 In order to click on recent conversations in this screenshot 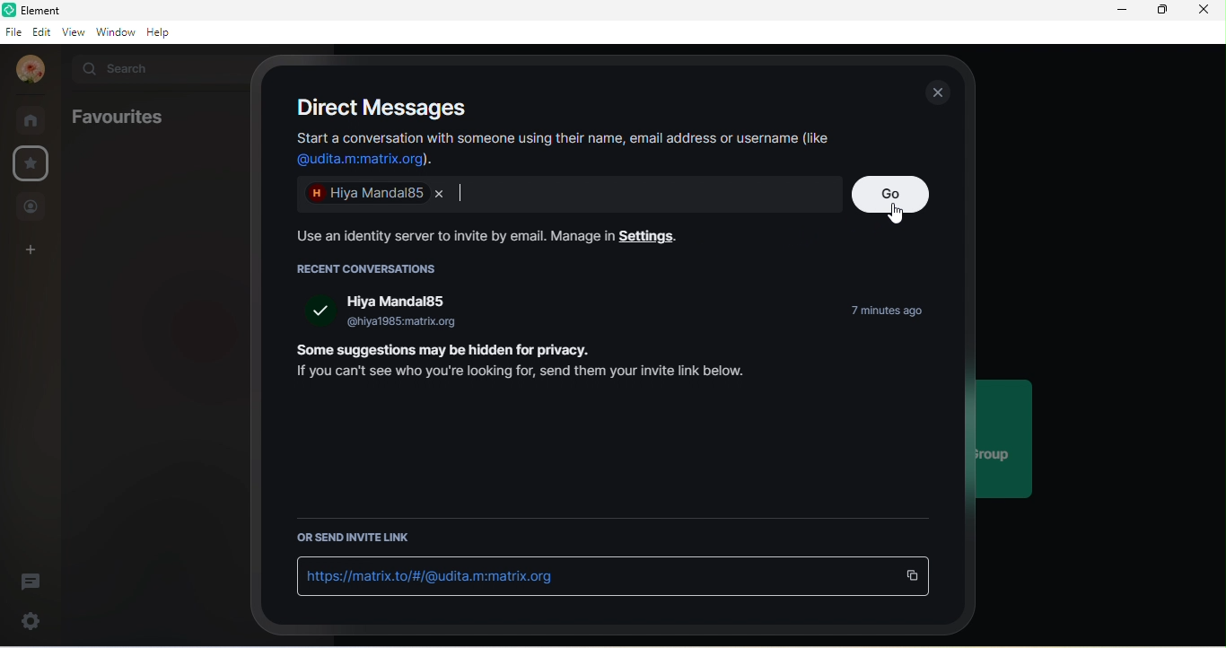, I will do `click(372, 268)`.